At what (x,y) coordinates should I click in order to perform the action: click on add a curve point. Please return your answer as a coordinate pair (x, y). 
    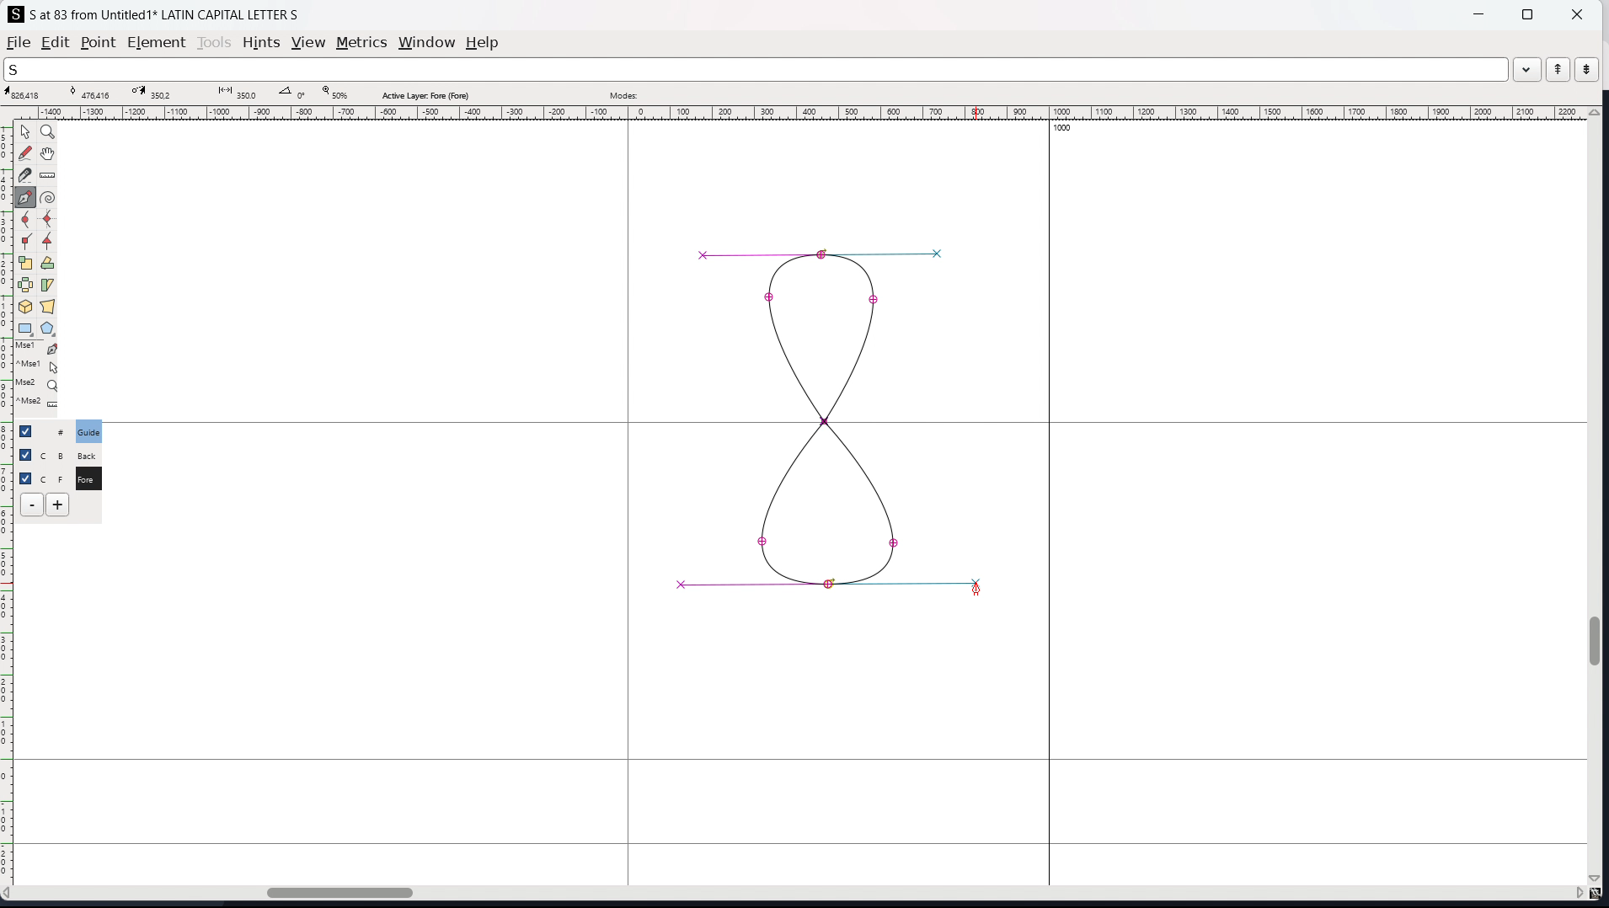
    Looking at the image, I should click on (26, 220).